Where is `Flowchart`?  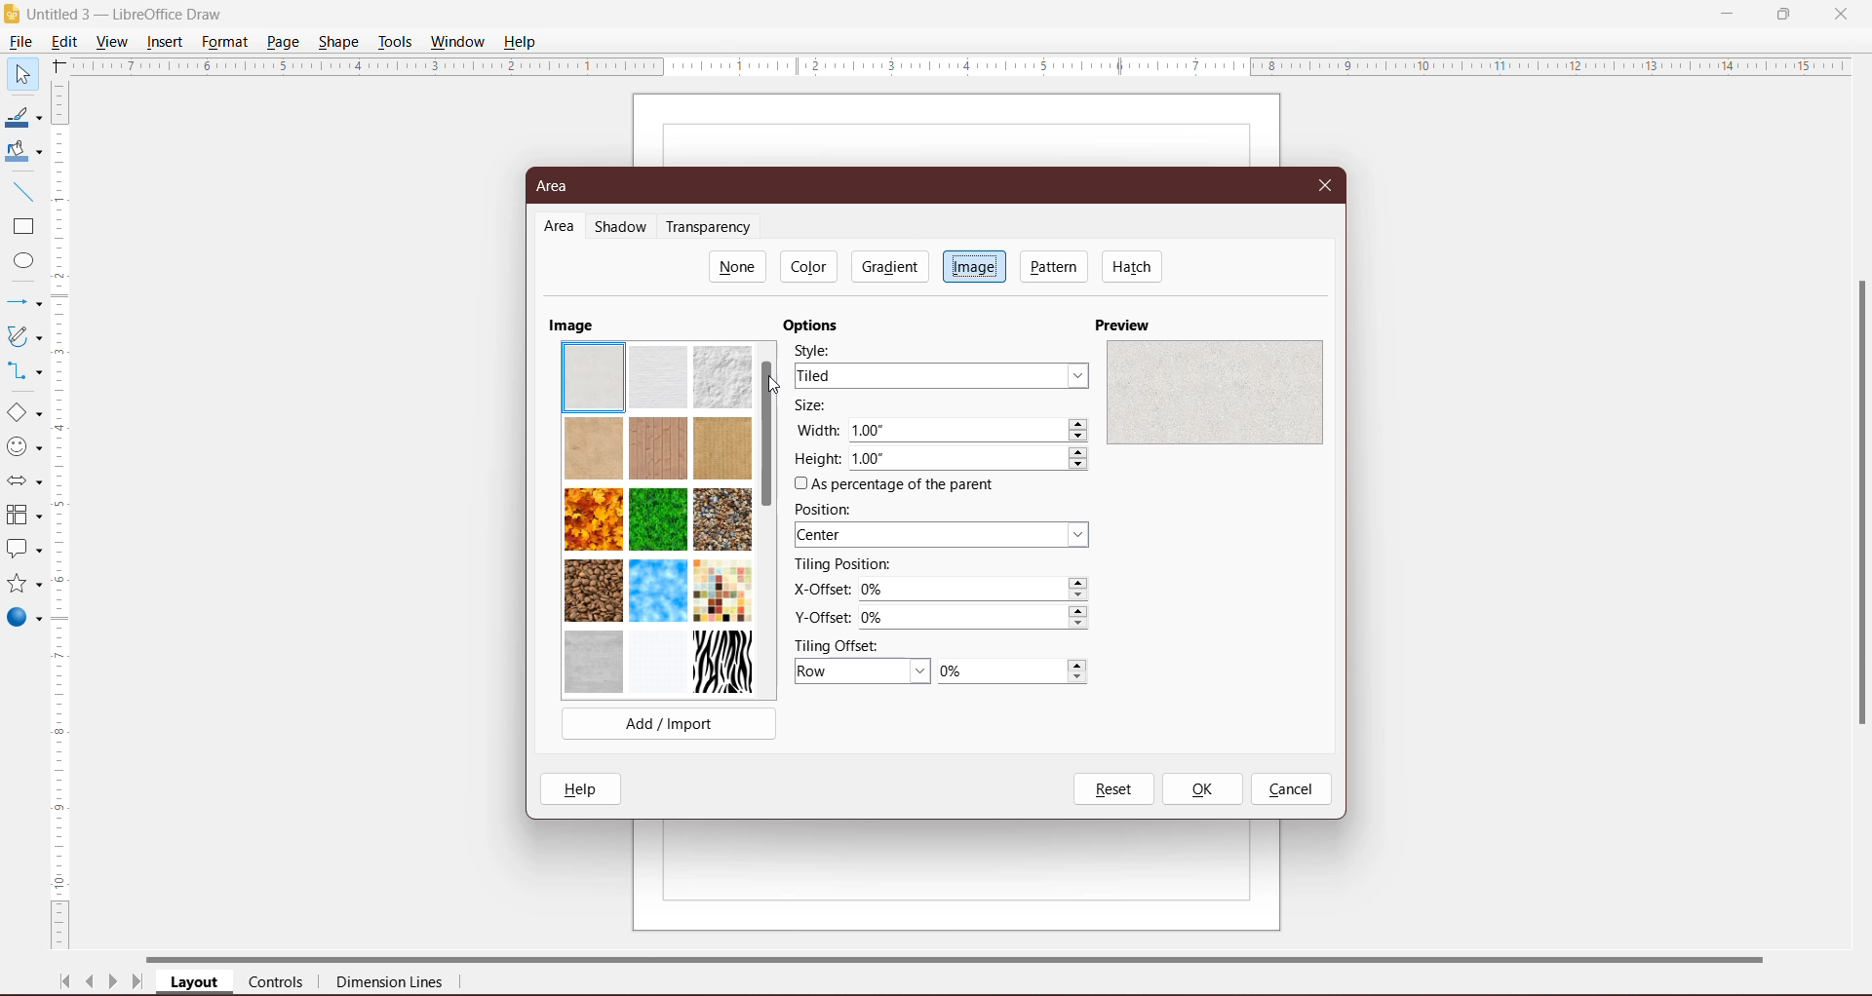
Flowchart is located at coordinates (23, 517).